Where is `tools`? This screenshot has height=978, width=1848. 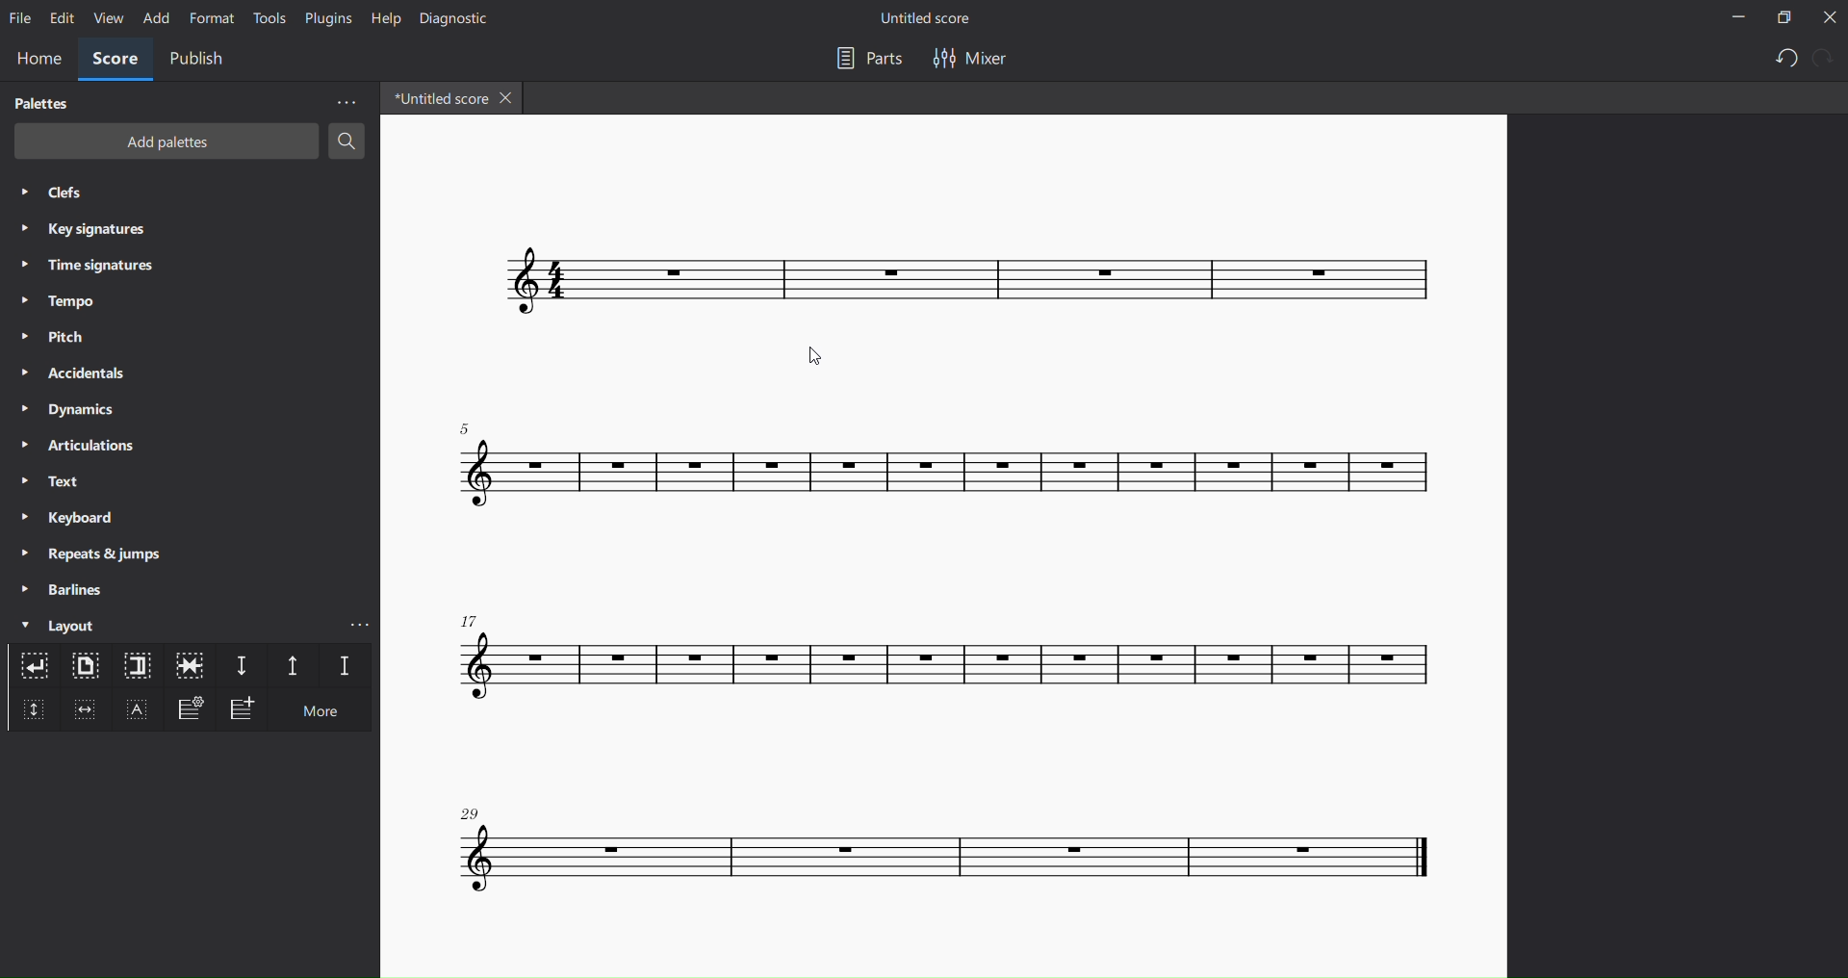
tools is located at coordinates (267, 19).